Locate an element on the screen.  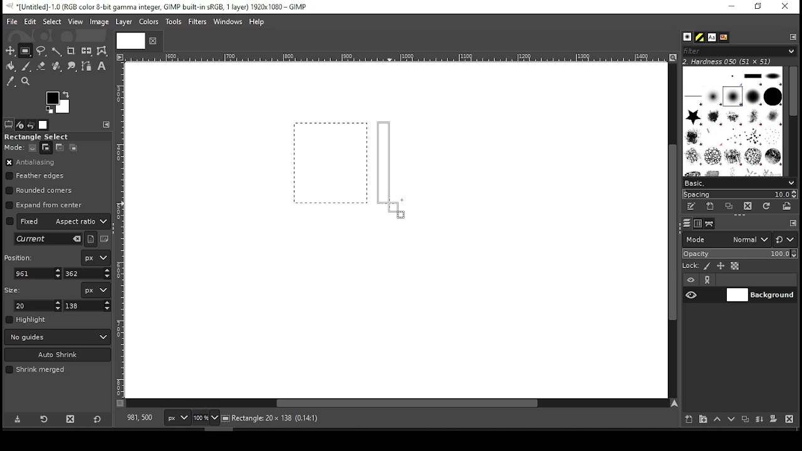
selection tool is located at coordinates (11, 51).